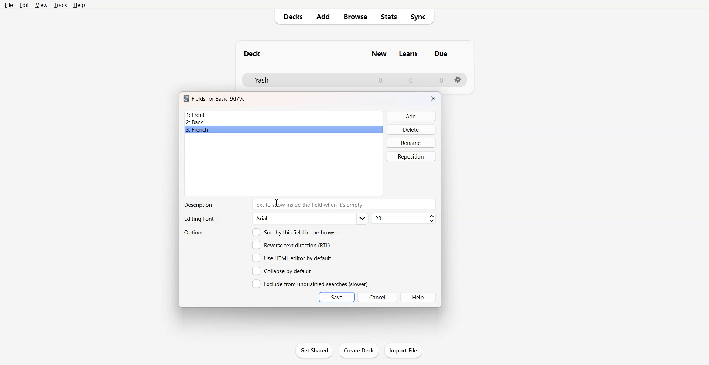  Describe the element at coordinates (198, 205) in the screenshot. I see `Text` at that location.